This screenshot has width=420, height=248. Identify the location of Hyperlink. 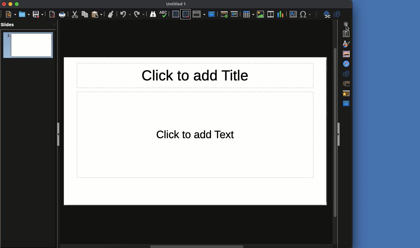
(326, 15).